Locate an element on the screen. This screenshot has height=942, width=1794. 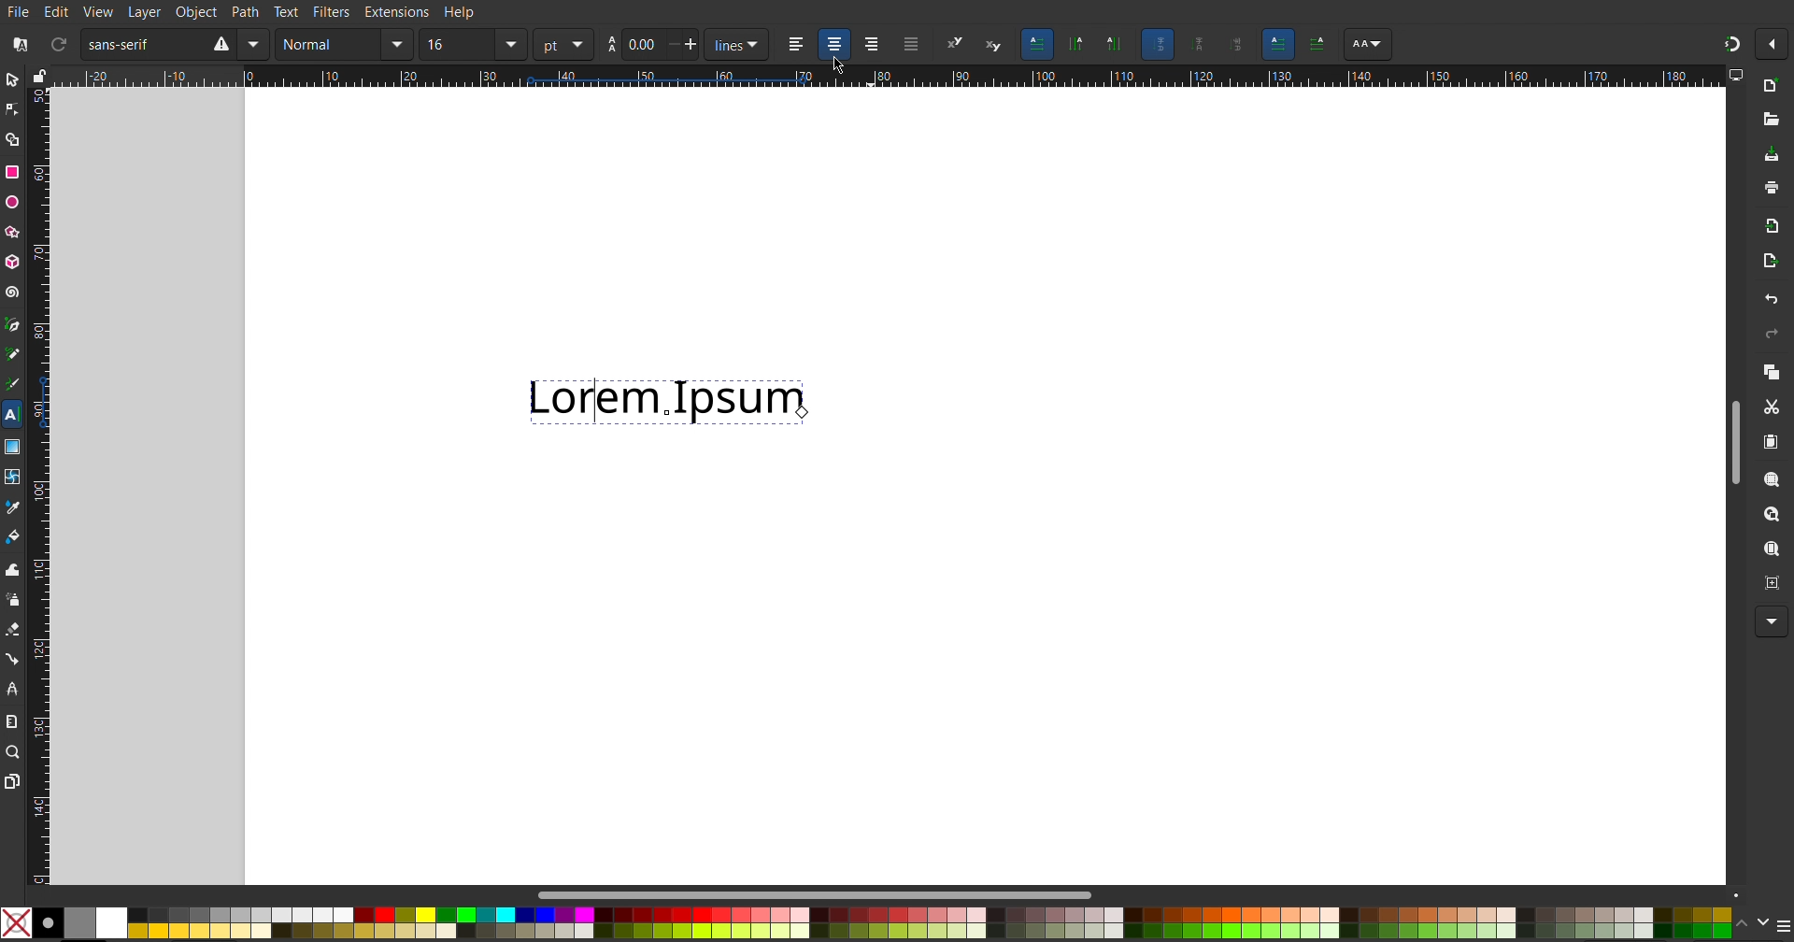
Layer is located at coordinates (148, 13).